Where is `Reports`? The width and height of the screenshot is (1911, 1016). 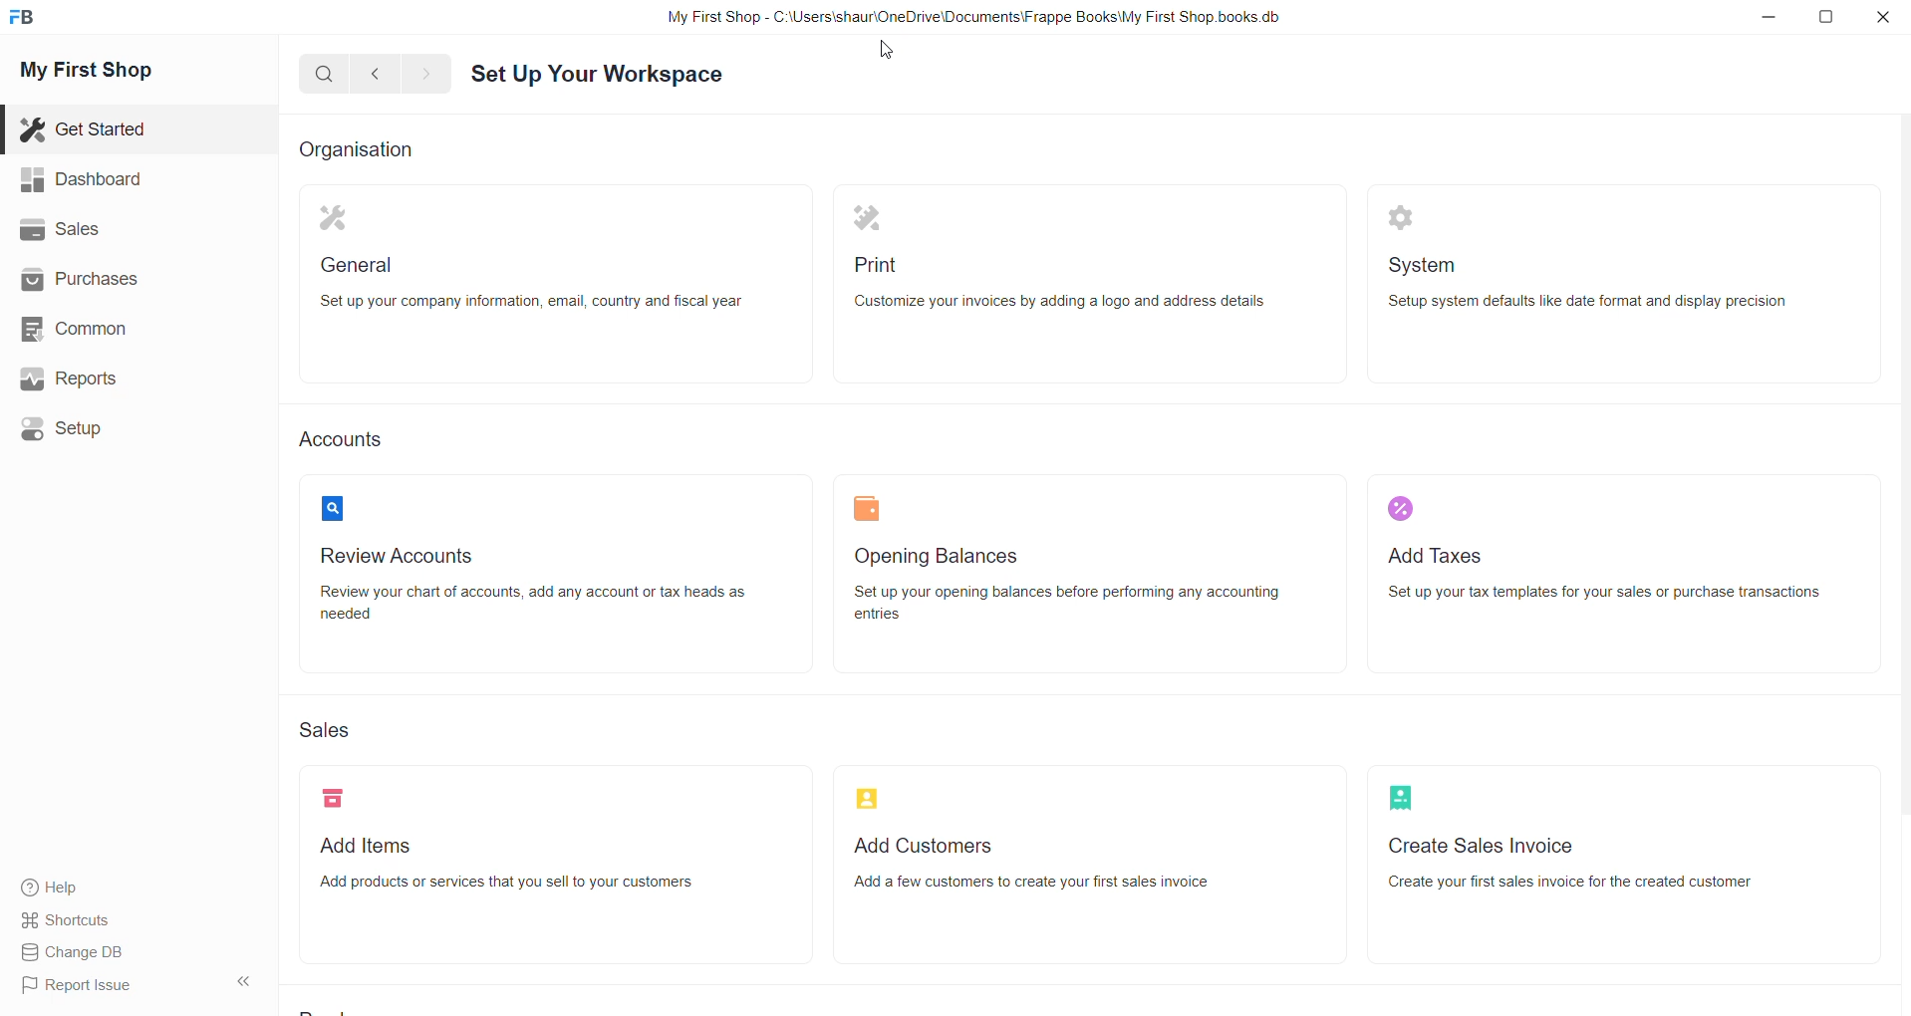
Reports is located at coordinates (72, 379).